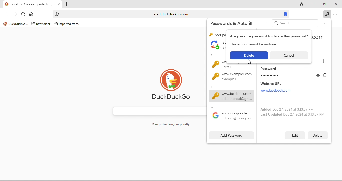  I want to click on password and autofill, so click(231, 23).